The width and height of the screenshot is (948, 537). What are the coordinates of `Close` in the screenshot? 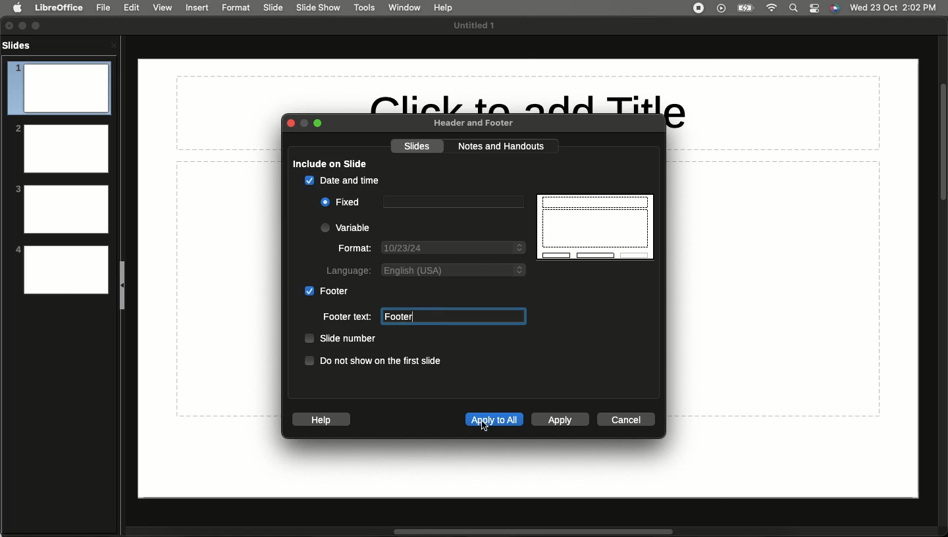 It's located at (9, 26).